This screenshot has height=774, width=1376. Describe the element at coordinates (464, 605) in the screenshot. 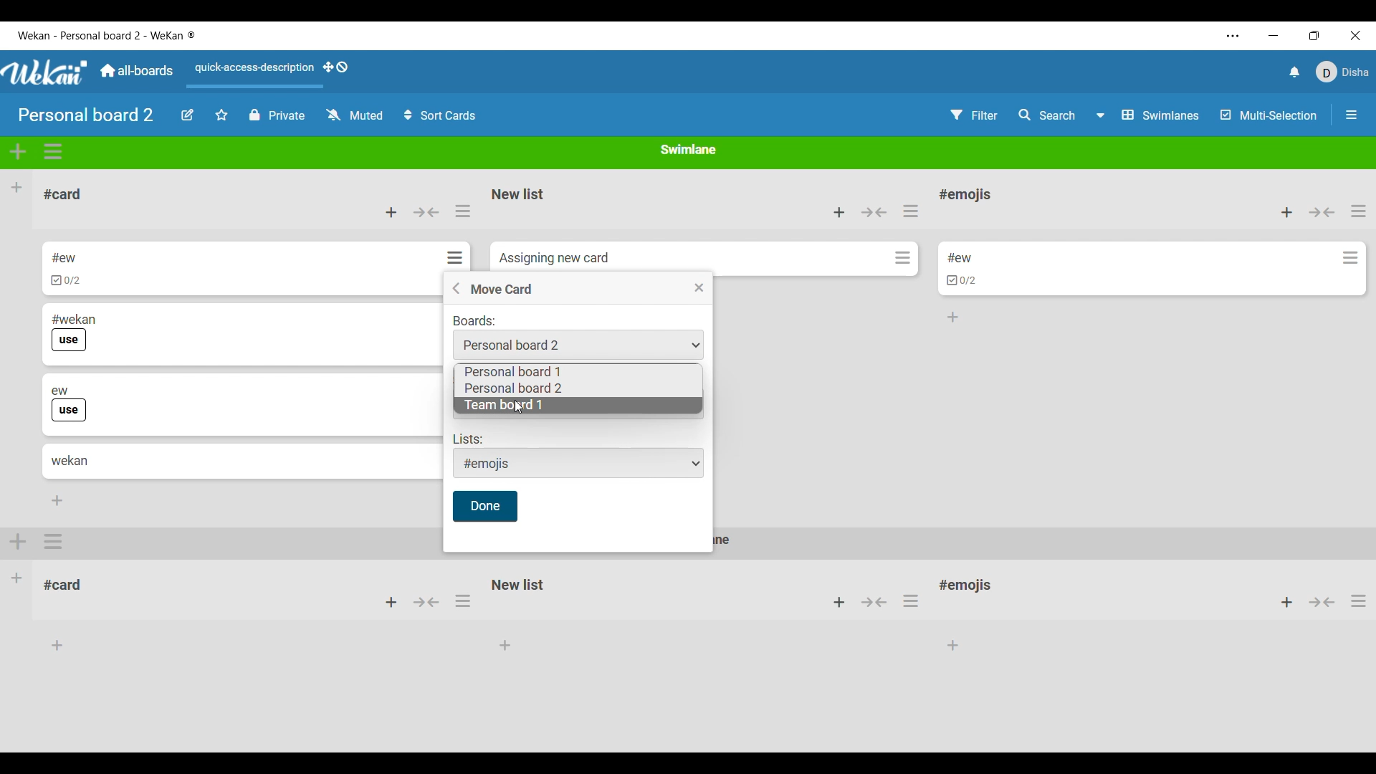

I see `options` at that location.